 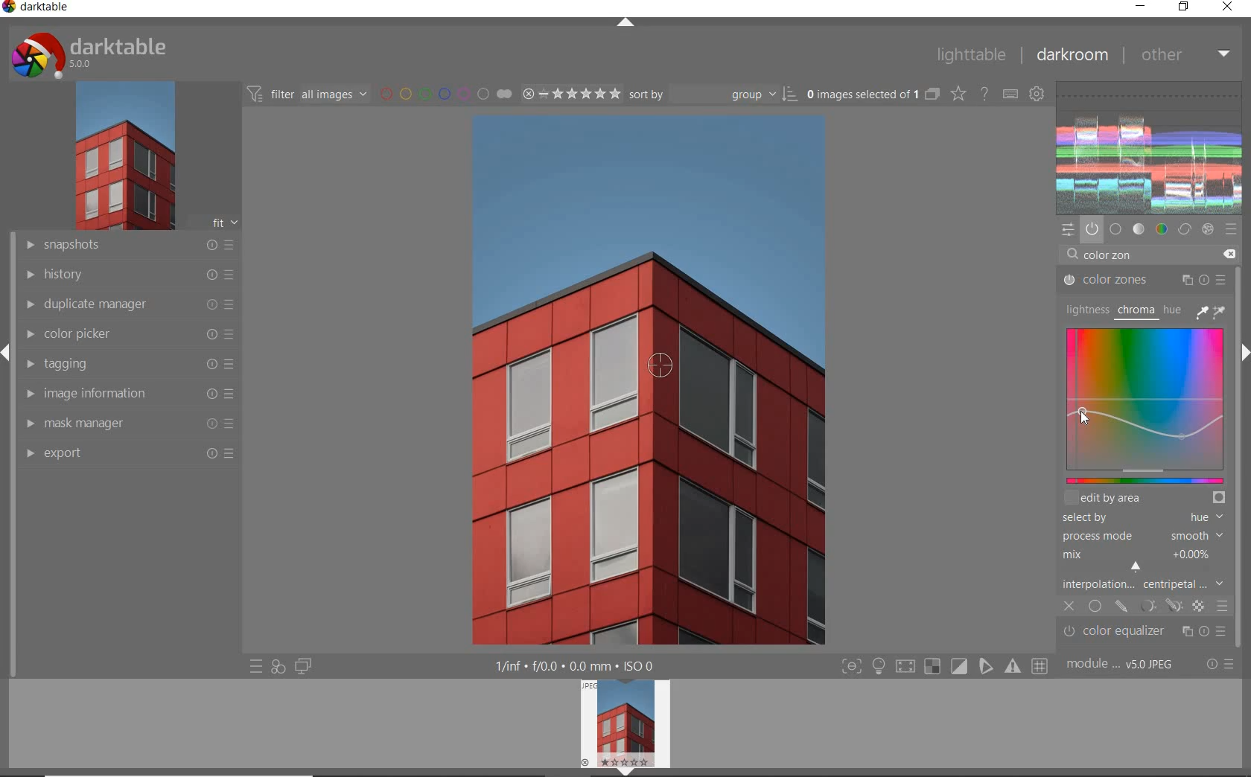 What do you see at coordinates (1071, 54) in the screenshot?
I see `dakroom` at bounding box center [1071, 54].